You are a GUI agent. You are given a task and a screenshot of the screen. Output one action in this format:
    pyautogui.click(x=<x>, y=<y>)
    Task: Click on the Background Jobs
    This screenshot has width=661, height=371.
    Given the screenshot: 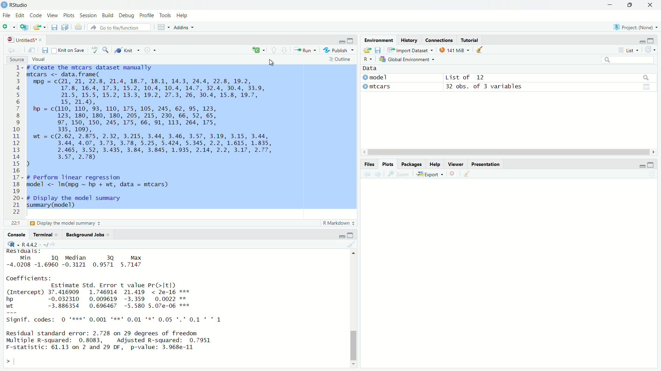 What is the action you would take?
    pyautogui.click(x=86, y=235)
    